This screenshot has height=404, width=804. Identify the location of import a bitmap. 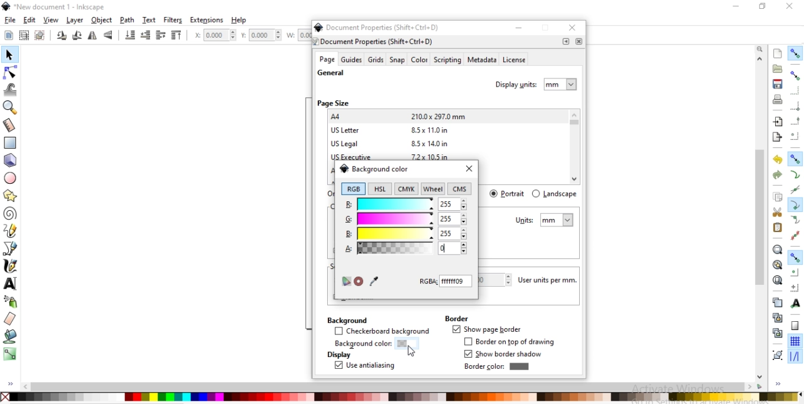
(778, 122).